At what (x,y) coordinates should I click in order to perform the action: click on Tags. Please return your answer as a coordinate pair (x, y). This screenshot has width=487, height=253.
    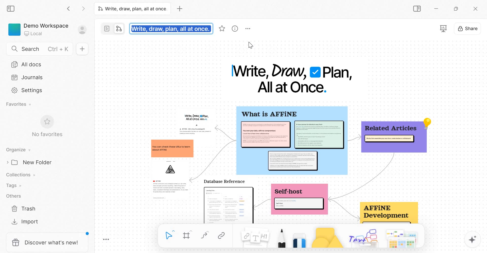
    Looking at the image, I should click on (14, 185).